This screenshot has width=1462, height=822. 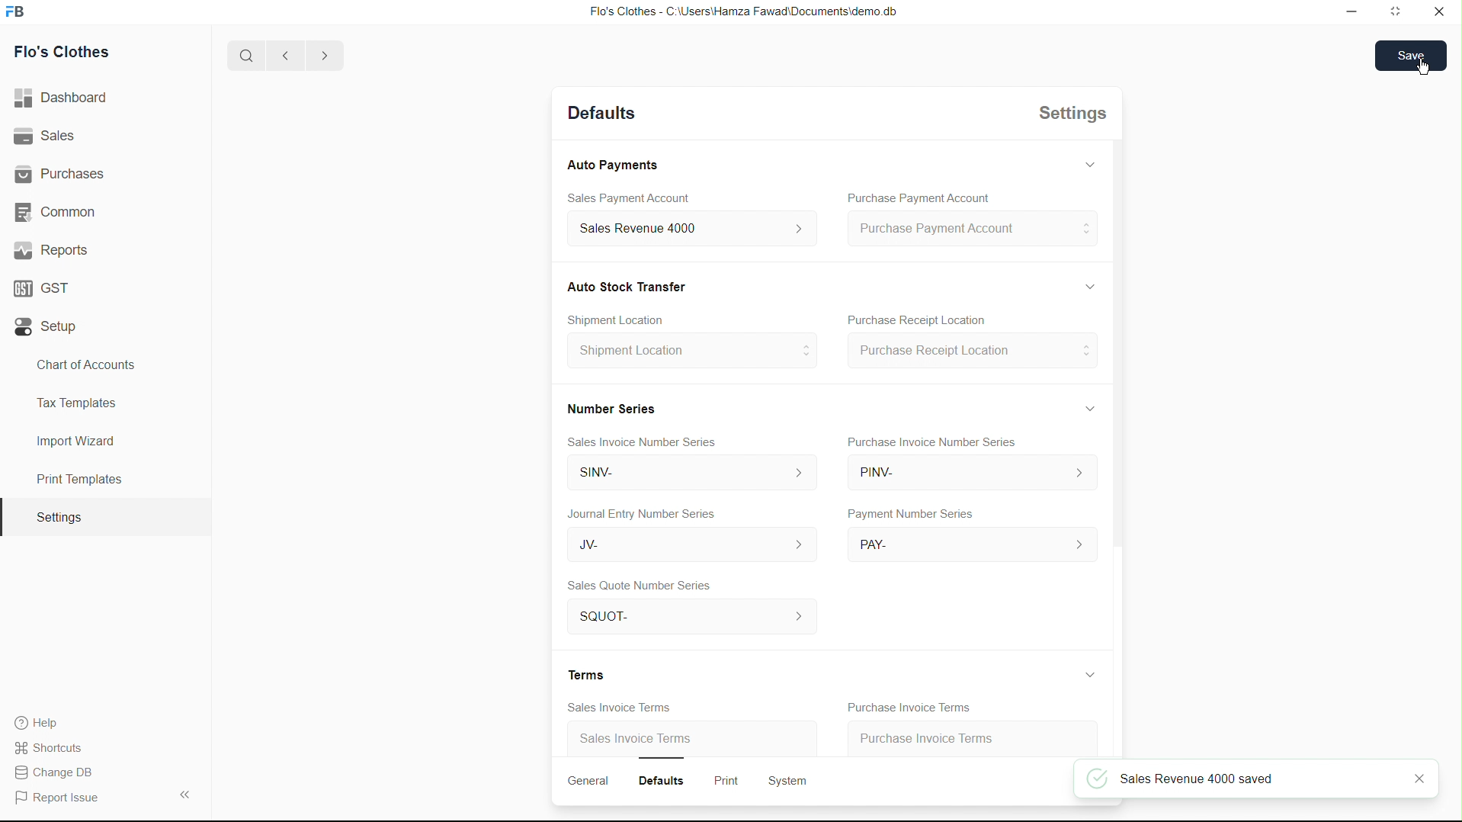 I want to click on Payment Number Series, so click(x=914, y=515).